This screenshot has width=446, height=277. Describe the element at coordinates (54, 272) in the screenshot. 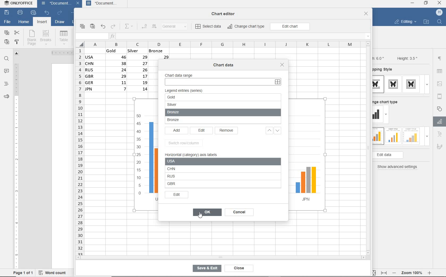

I see `word count` at that location.